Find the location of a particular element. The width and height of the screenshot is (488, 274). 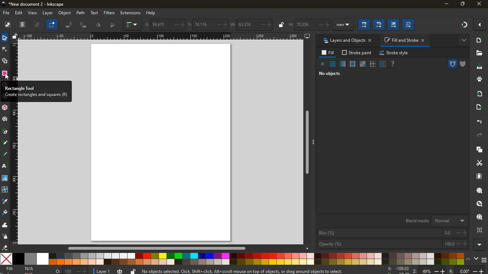

y is located at coordinates (208, 24).